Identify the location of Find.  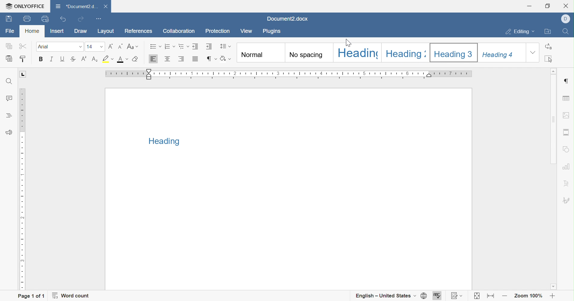
(10, 82).